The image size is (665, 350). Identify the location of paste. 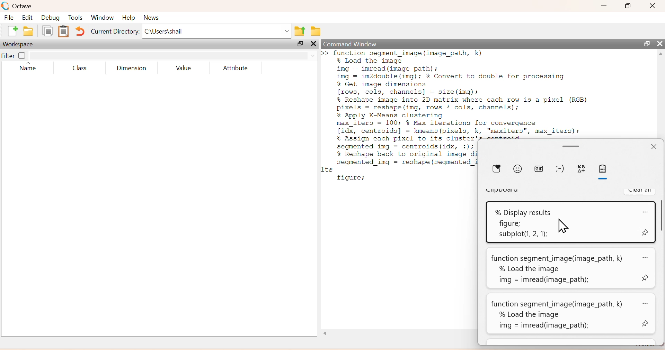
(604, 171).